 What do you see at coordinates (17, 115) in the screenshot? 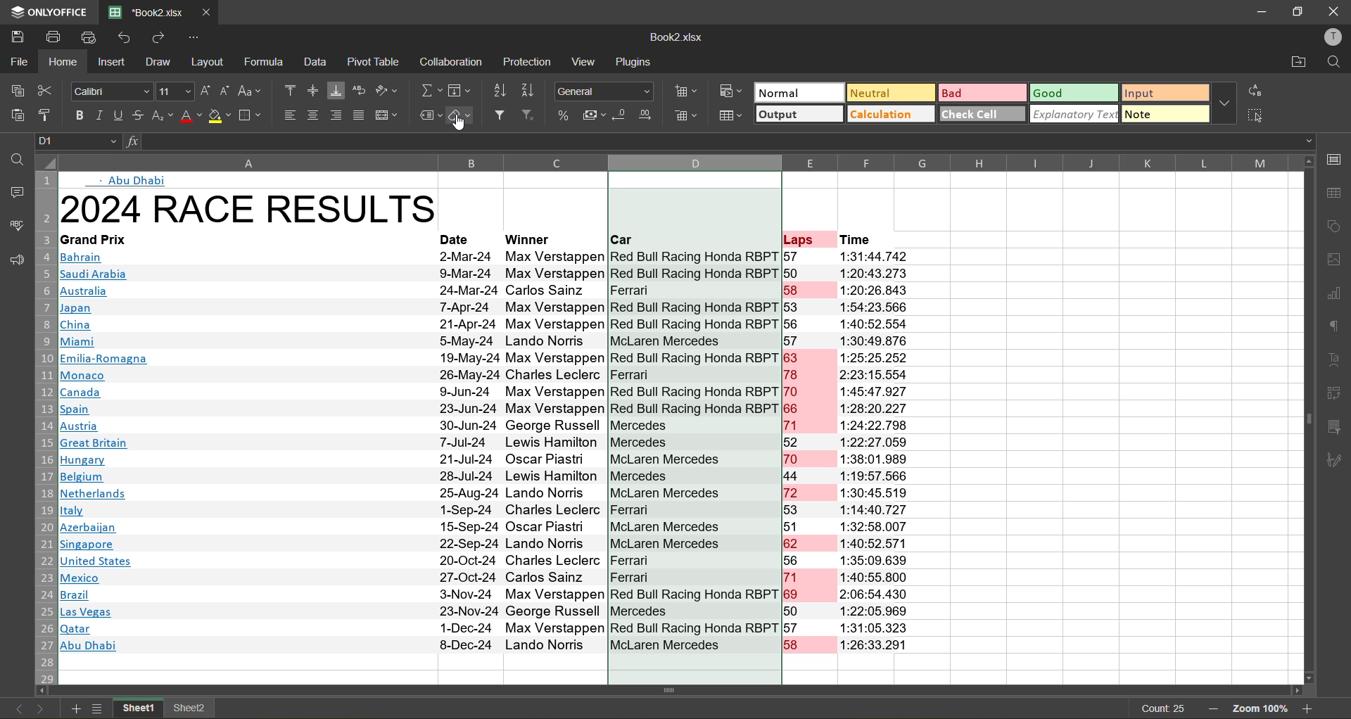
I see `paste` at bounding box center [17, 115].